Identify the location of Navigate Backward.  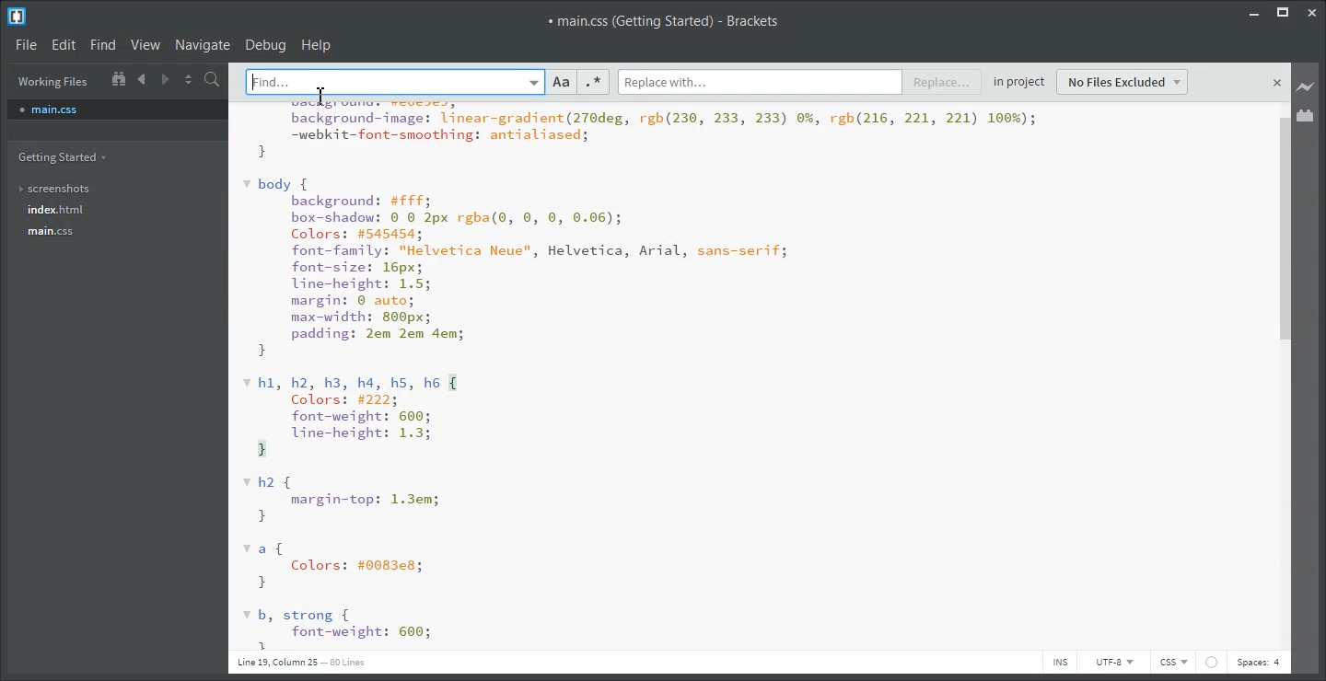
(144, 78).